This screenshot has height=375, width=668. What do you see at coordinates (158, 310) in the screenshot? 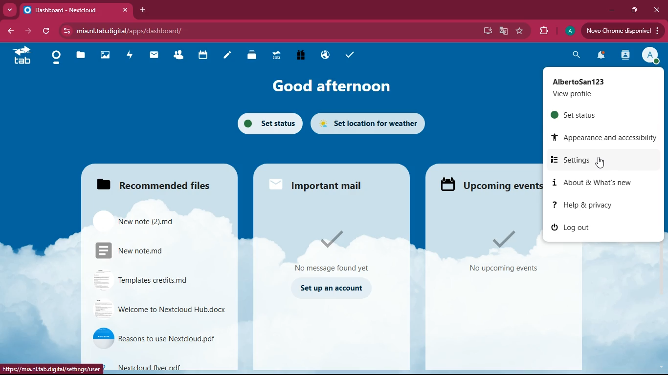
I see `file` at bounding box center [158, 310].